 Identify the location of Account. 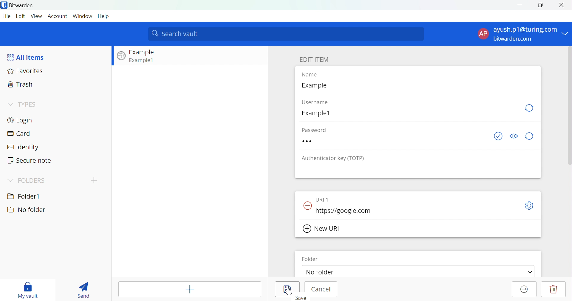
(58, 16).